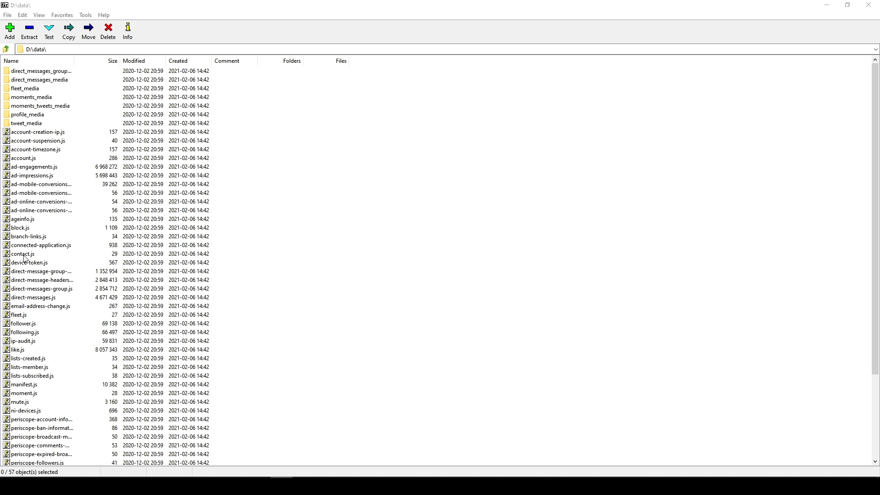 This screenshot has height=495, width=880. I want to click on profile_media, so click(26, 115).